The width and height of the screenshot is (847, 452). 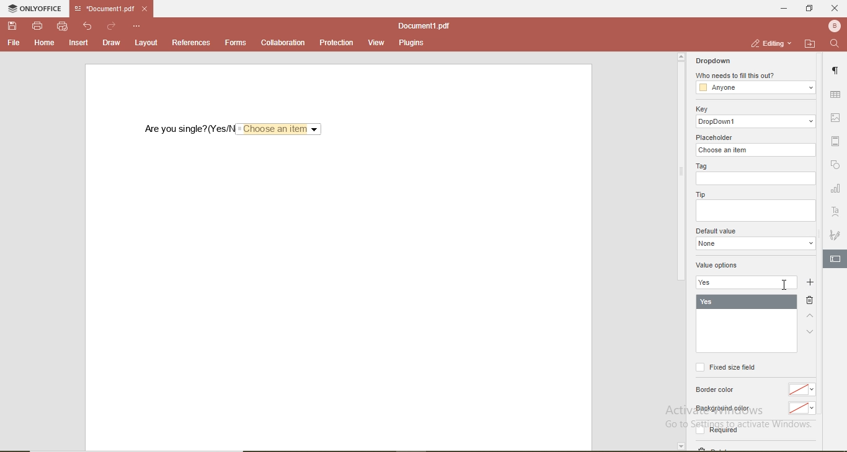 What do you see at coordinates (812, 316) in the screenshot?
I see `up` at bounding box center [812, 316].